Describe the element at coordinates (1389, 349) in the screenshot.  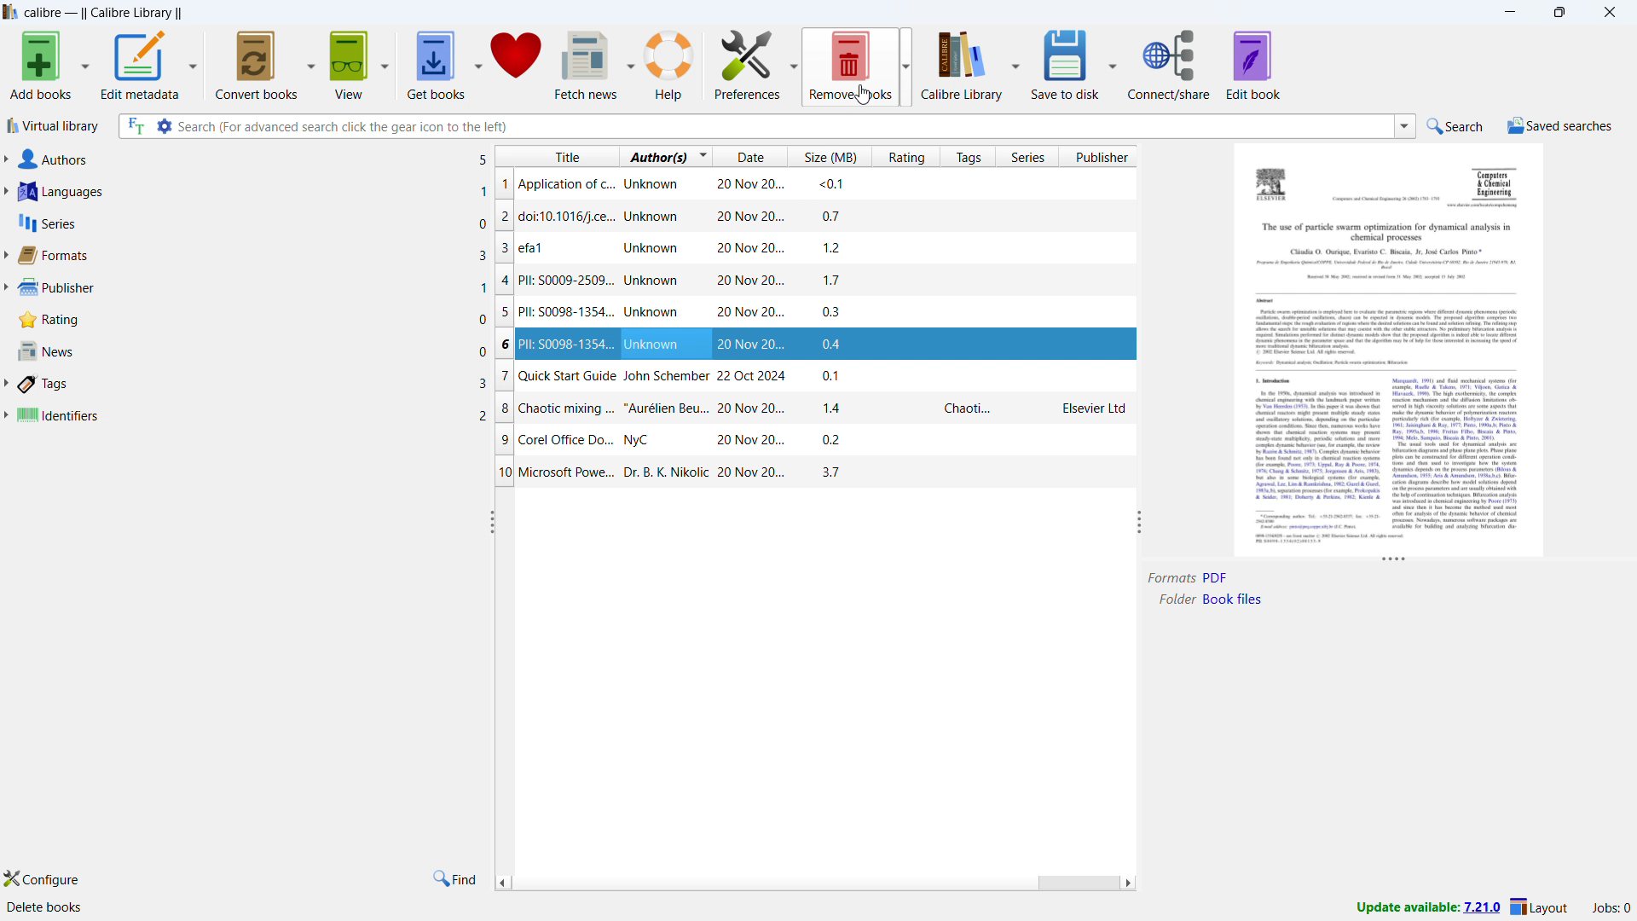
I see `double click to open book details window` at that location.